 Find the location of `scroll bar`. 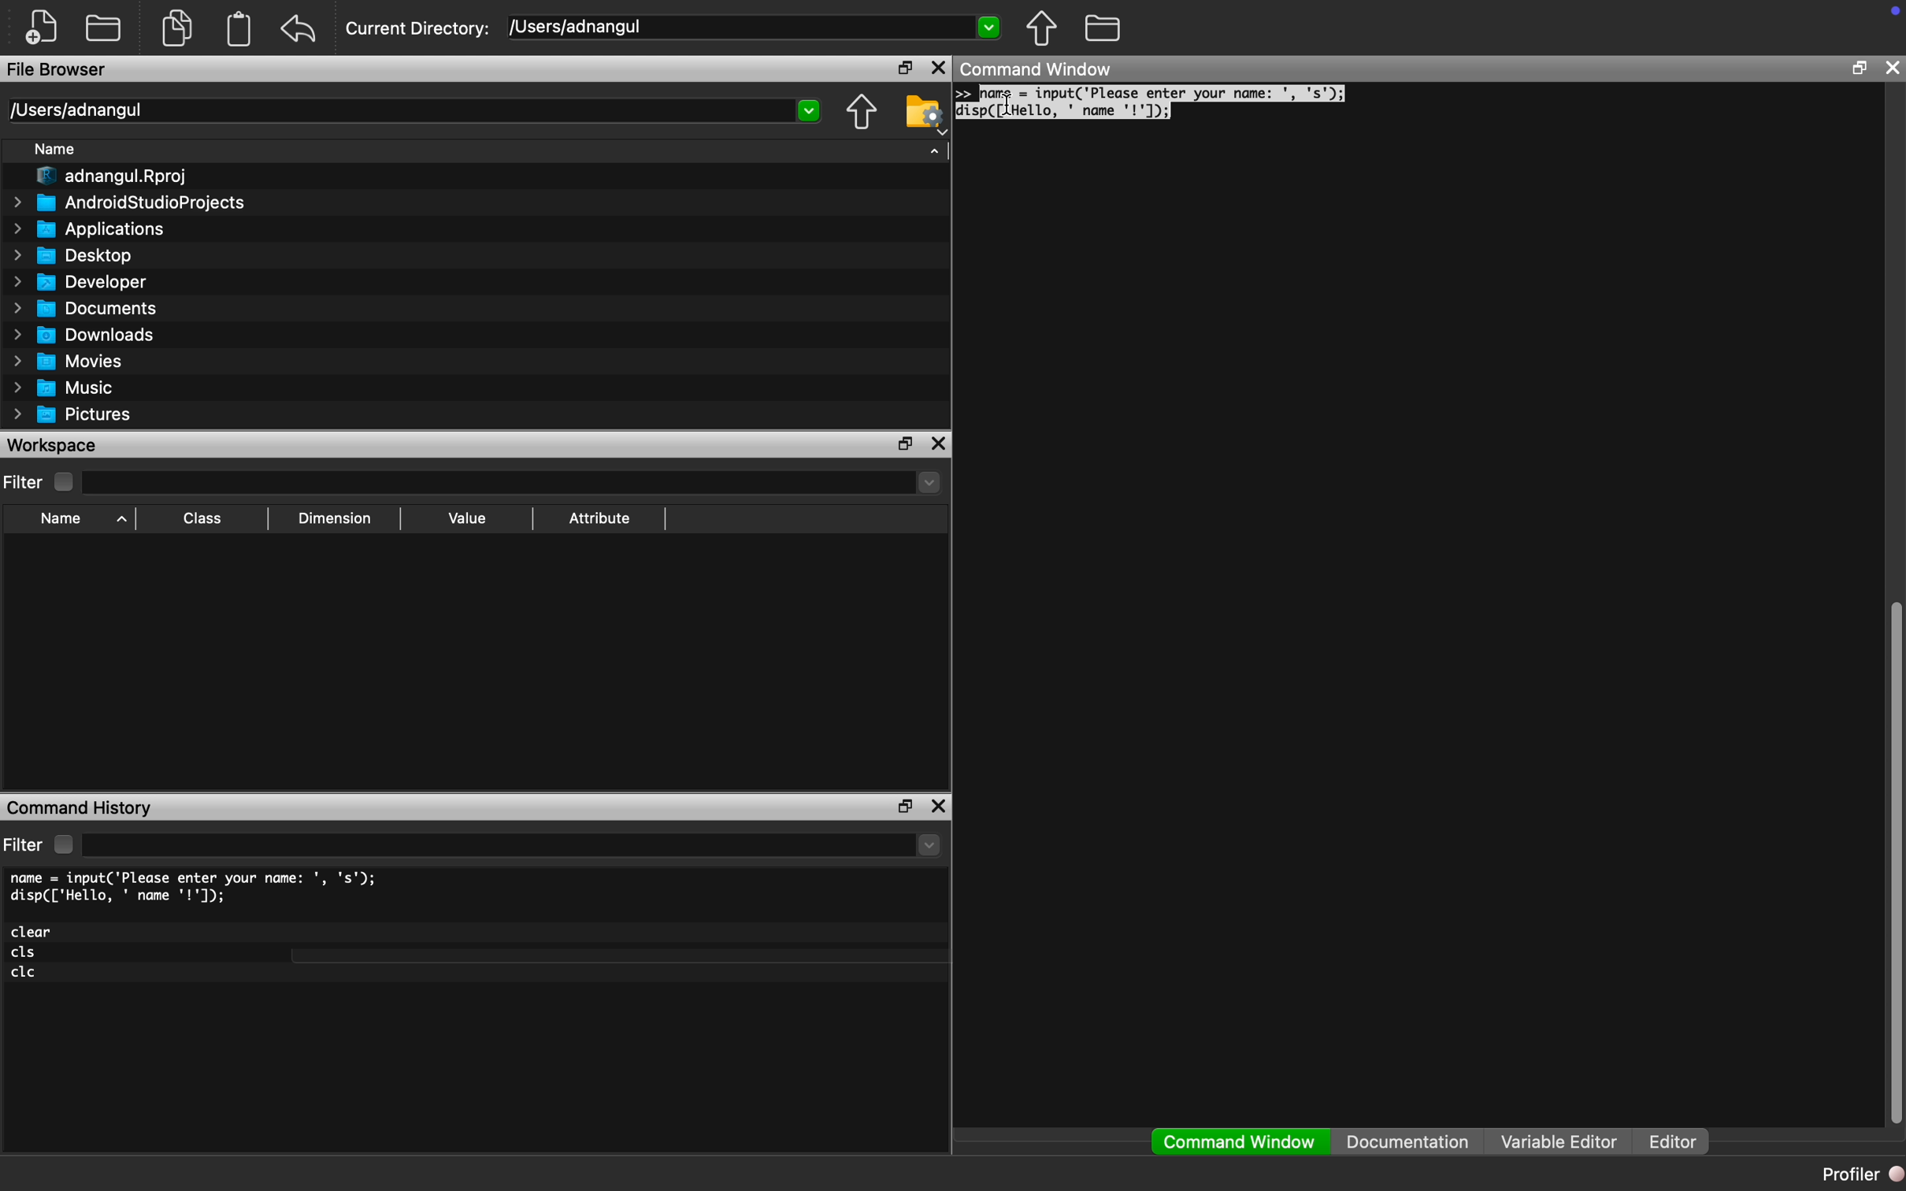

scroll bar is located at coordinates (1893, 857).